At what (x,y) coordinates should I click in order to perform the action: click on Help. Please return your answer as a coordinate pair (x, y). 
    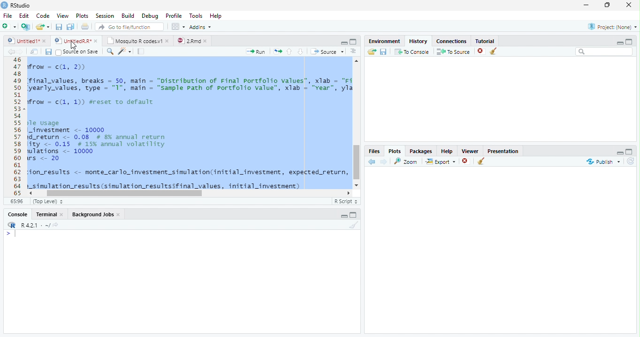
    Looking at the image, I should click on (447, 151).